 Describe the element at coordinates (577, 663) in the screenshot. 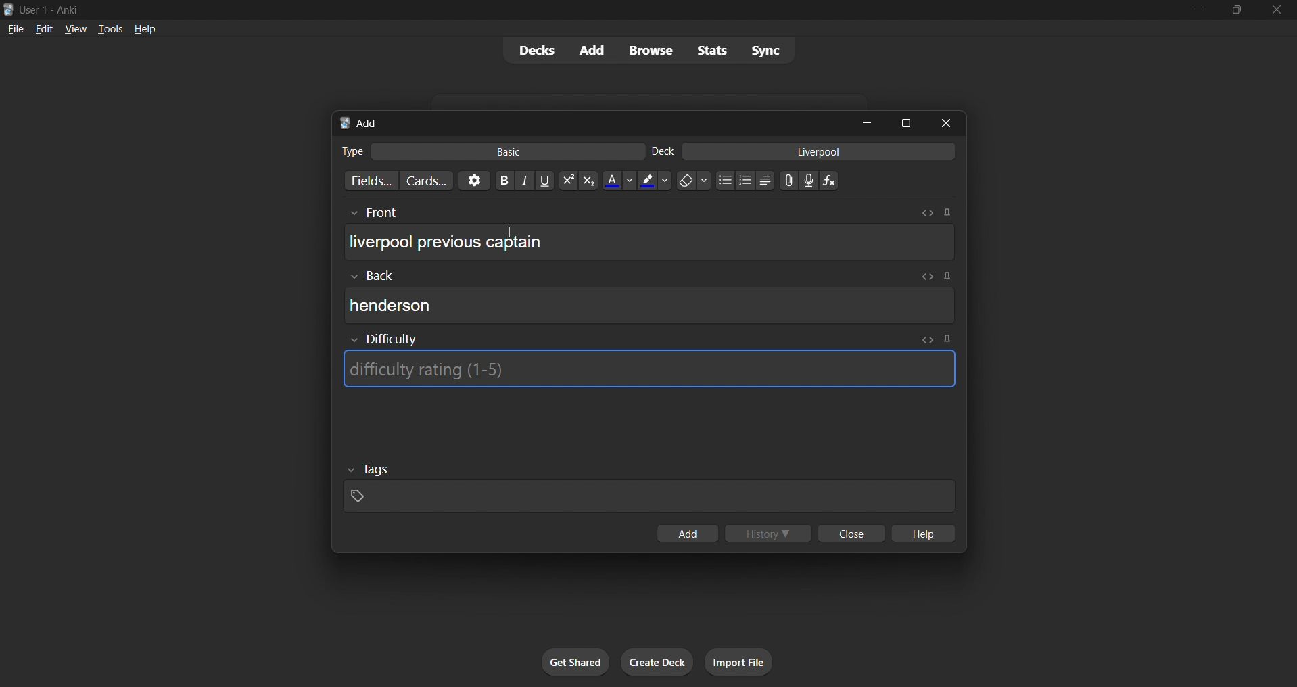

I see `get shared` at that location.